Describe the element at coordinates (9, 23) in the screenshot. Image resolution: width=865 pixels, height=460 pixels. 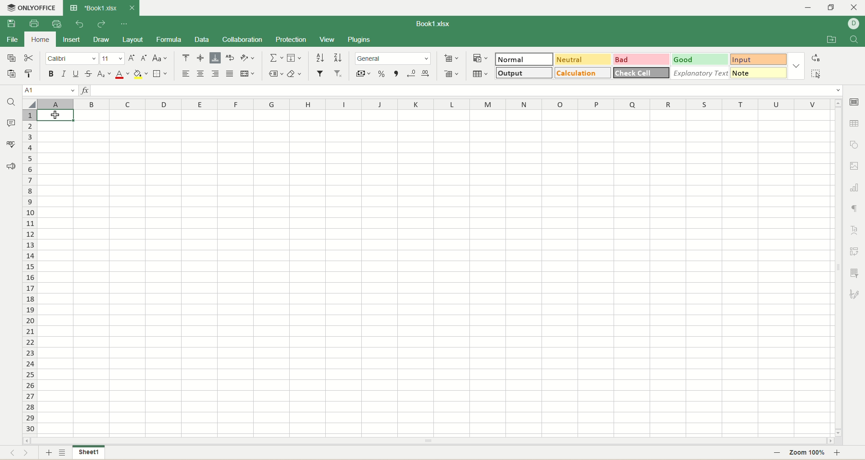
I see `save` at that location.